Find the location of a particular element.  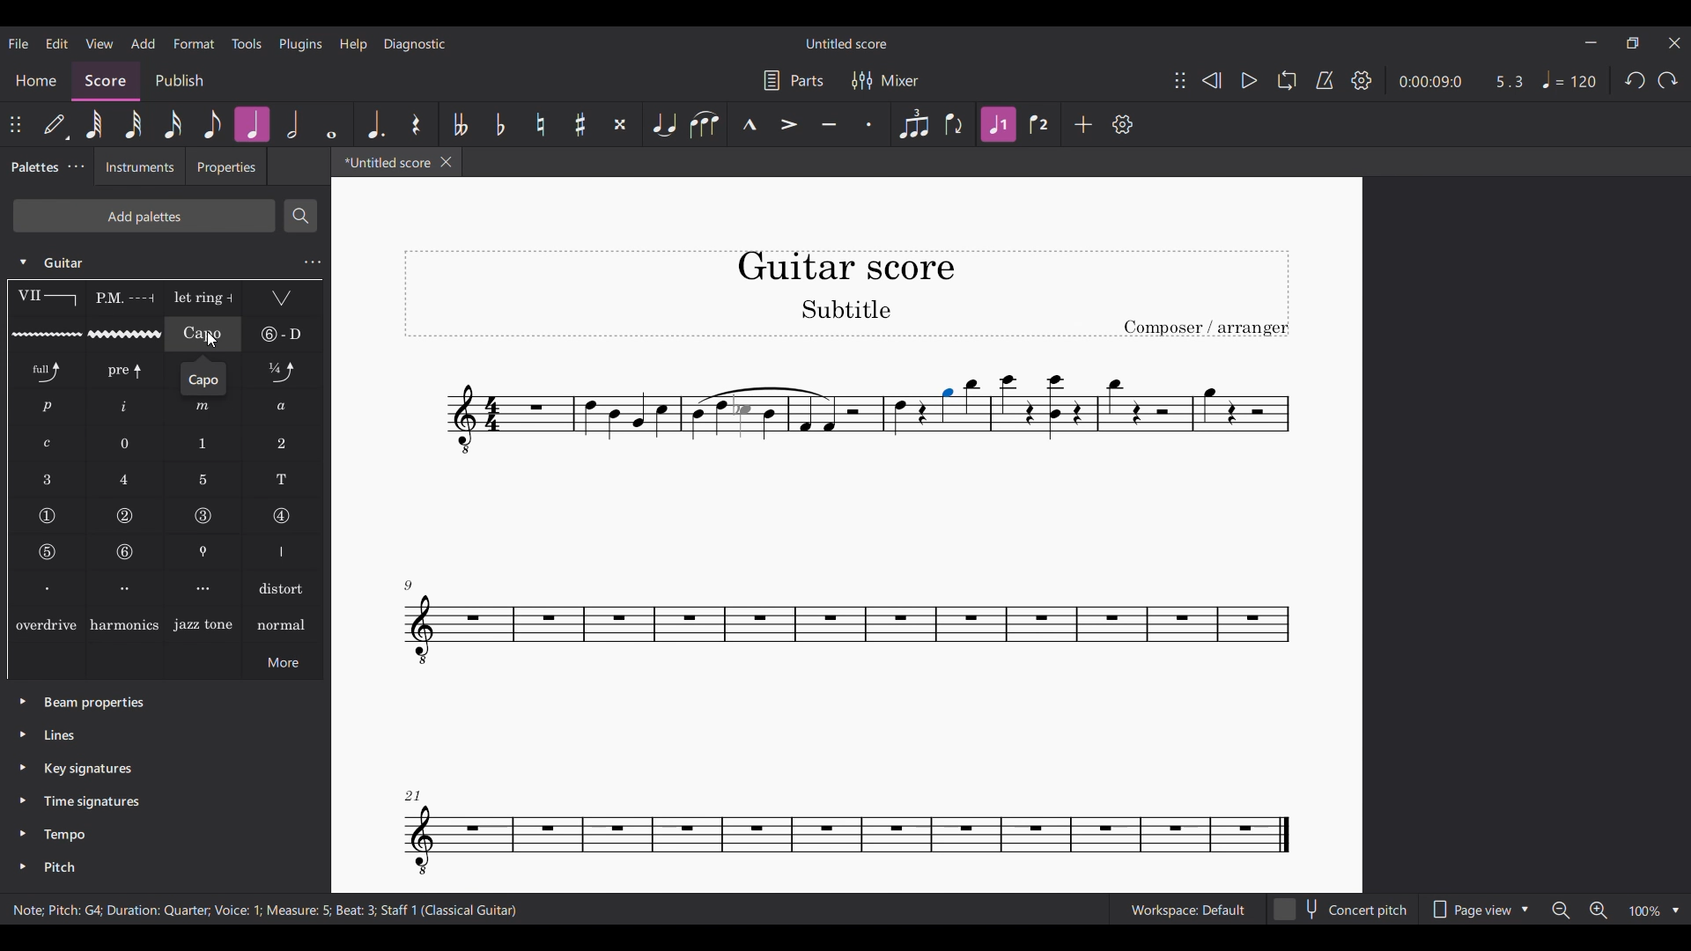

Palettes, current tab is located at coordinates (33, 167).